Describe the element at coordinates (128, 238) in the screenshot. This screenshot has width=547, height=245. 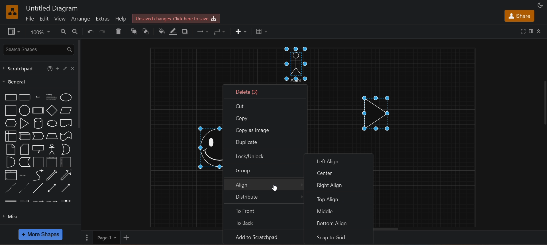
I see `add new page` at that location.